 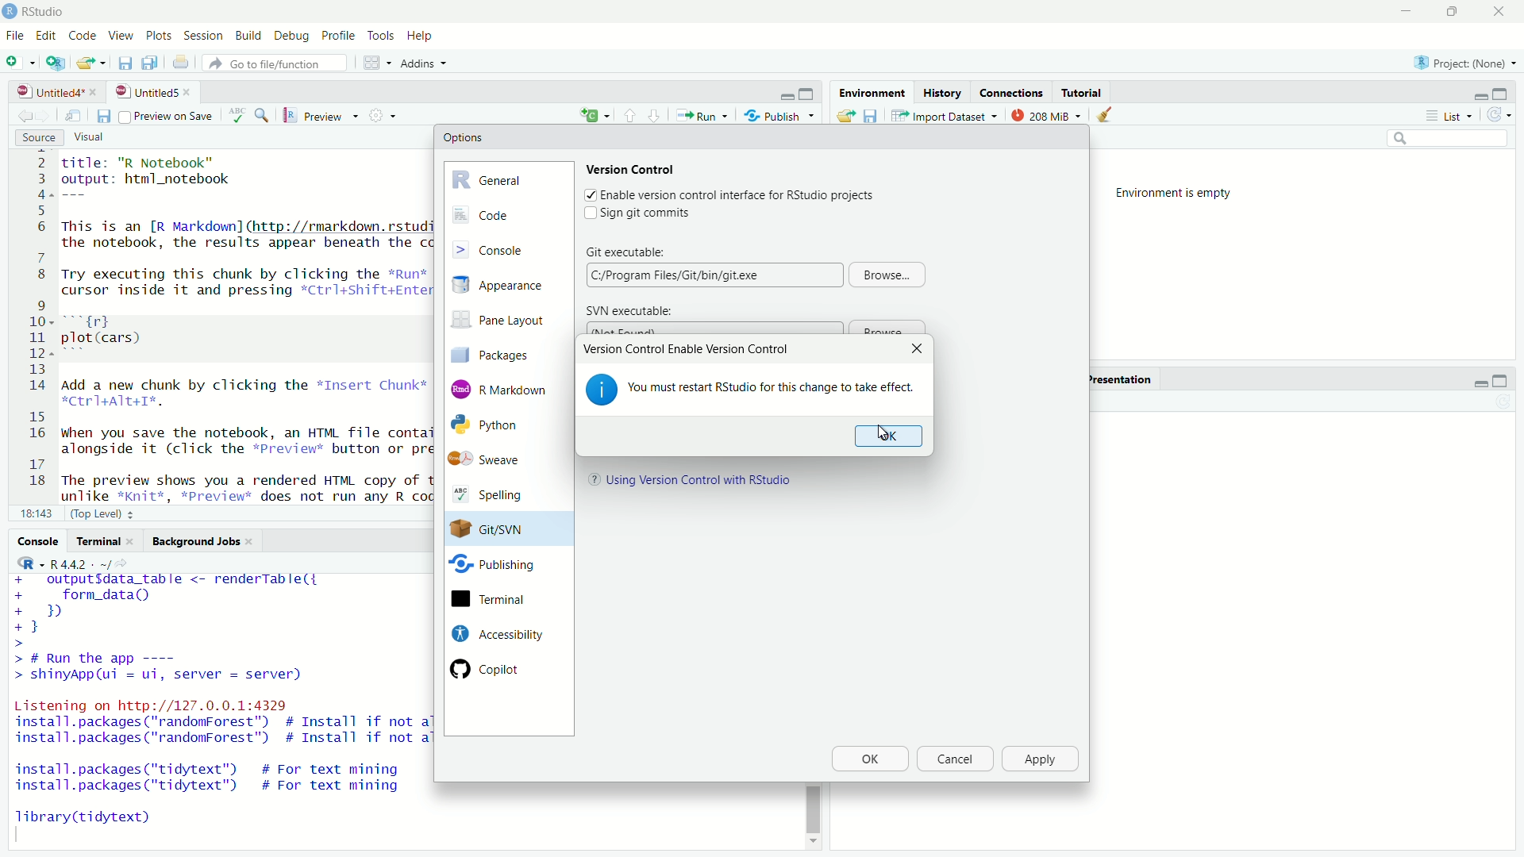 I want to click on Profile, so click(x=337, y=37).